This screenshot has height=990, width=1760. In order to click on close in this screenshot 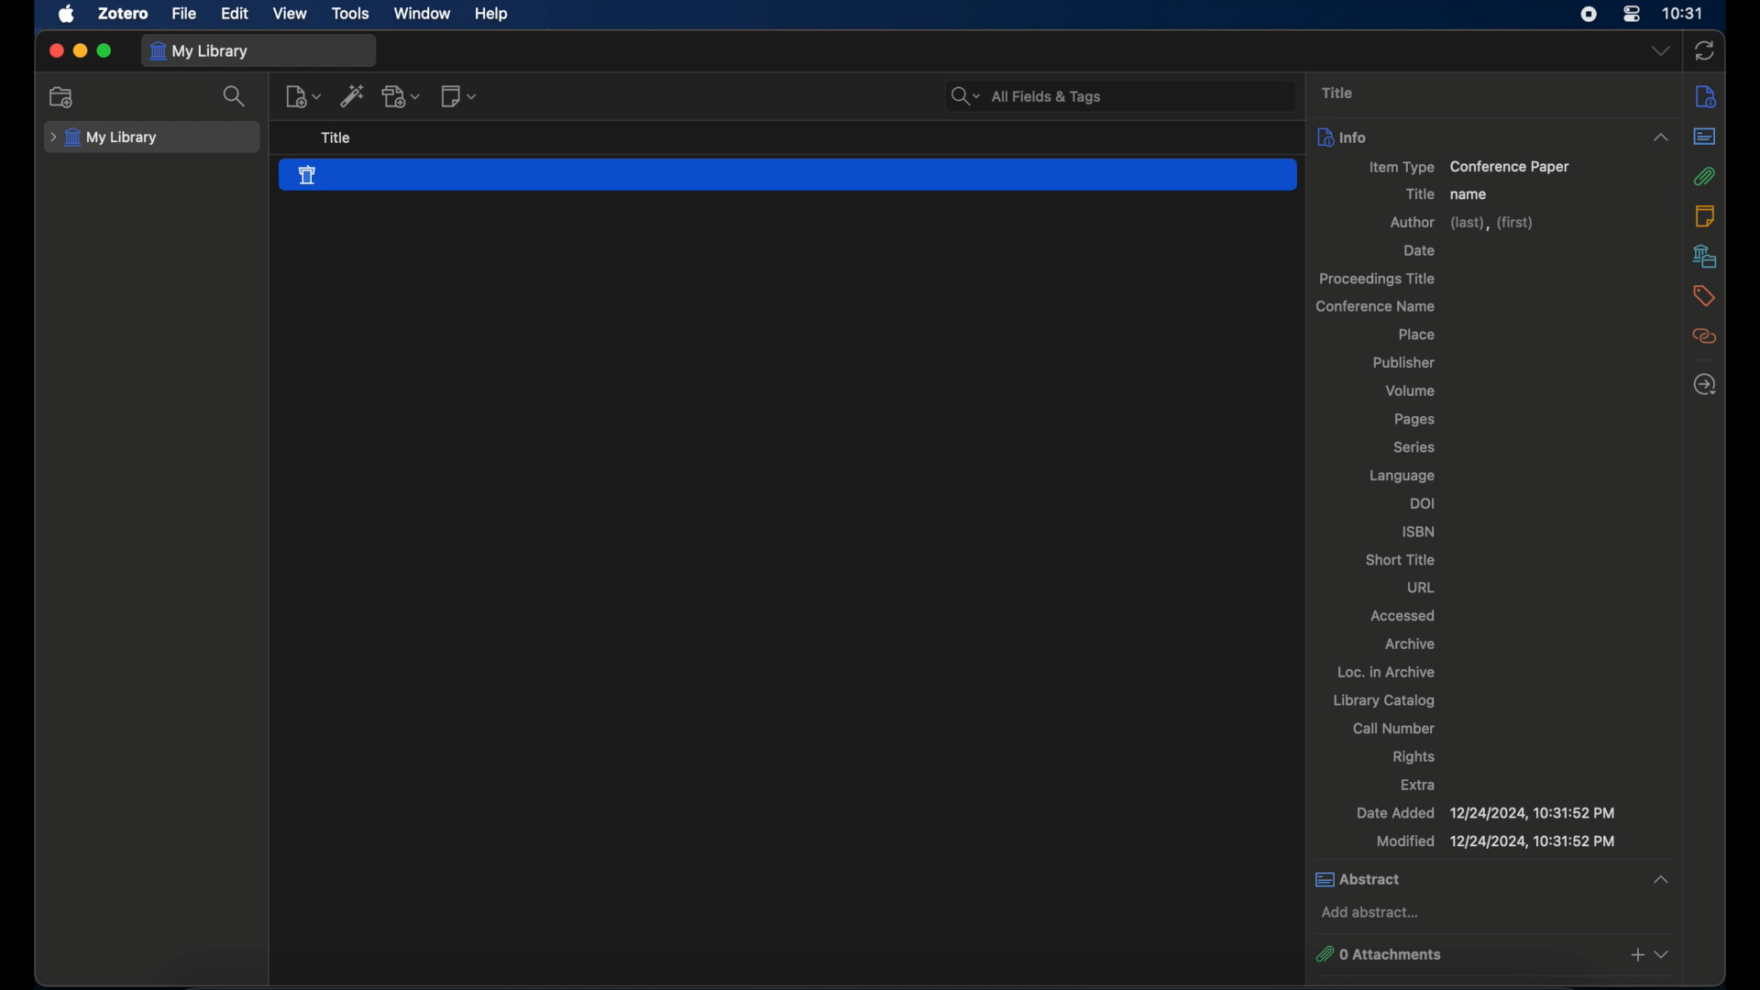, I will do `click(55, 52)`.